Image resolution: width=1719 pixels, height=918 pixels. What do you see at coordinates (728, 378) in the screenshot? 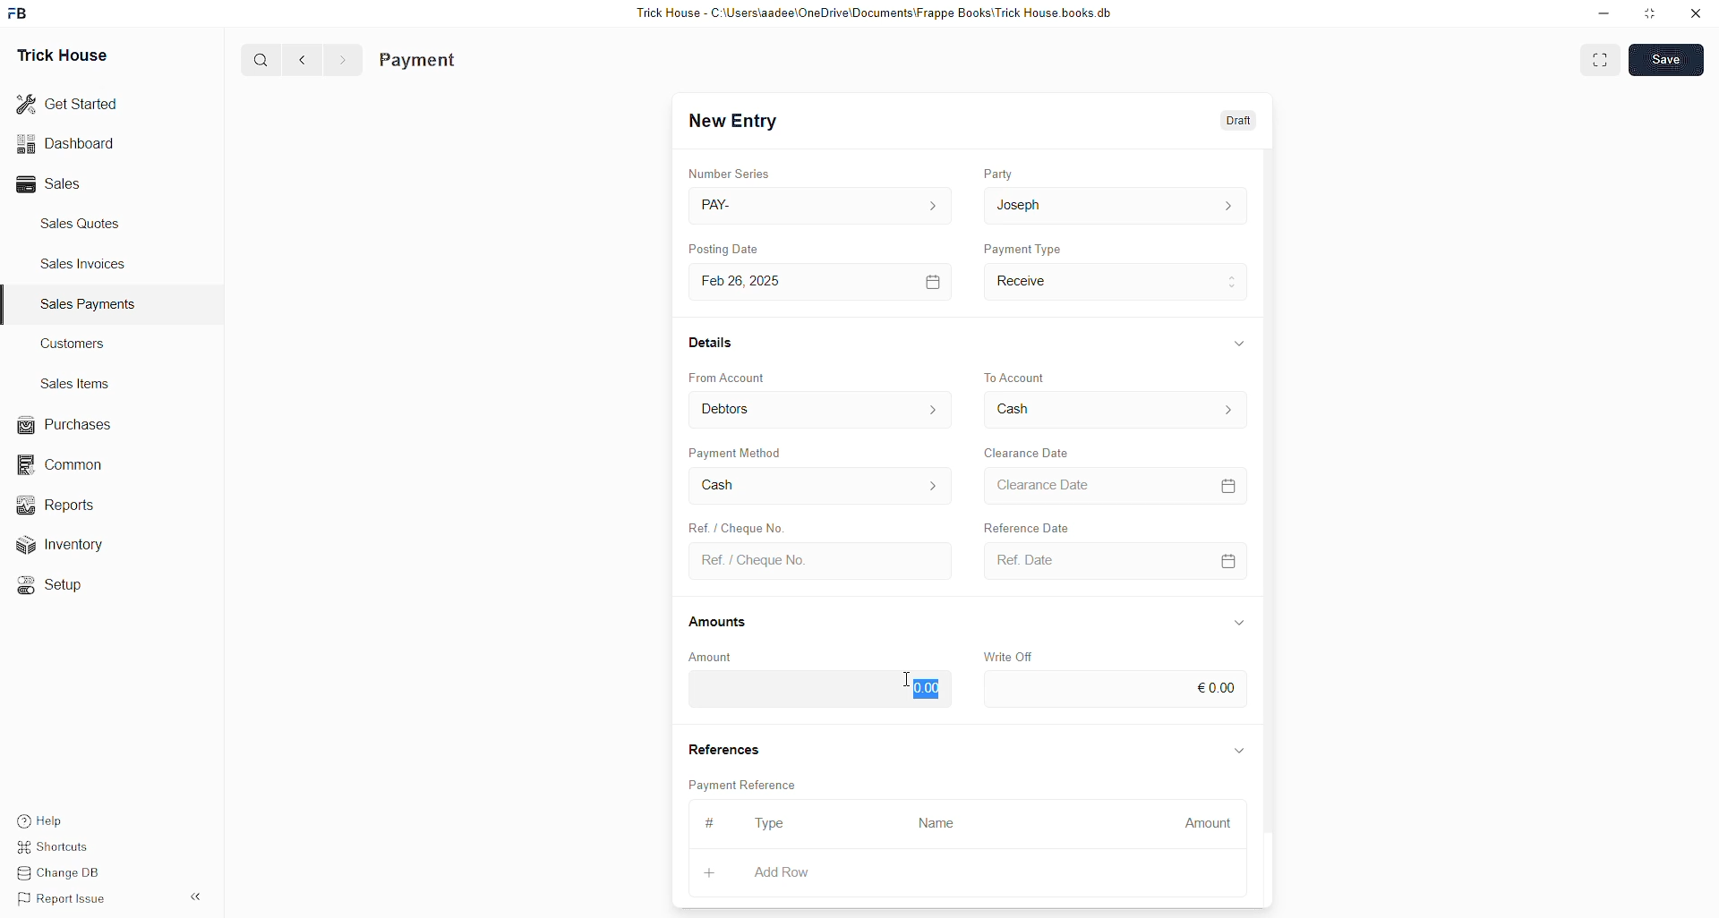
I see `From Account` at bounding box center [728, 378].